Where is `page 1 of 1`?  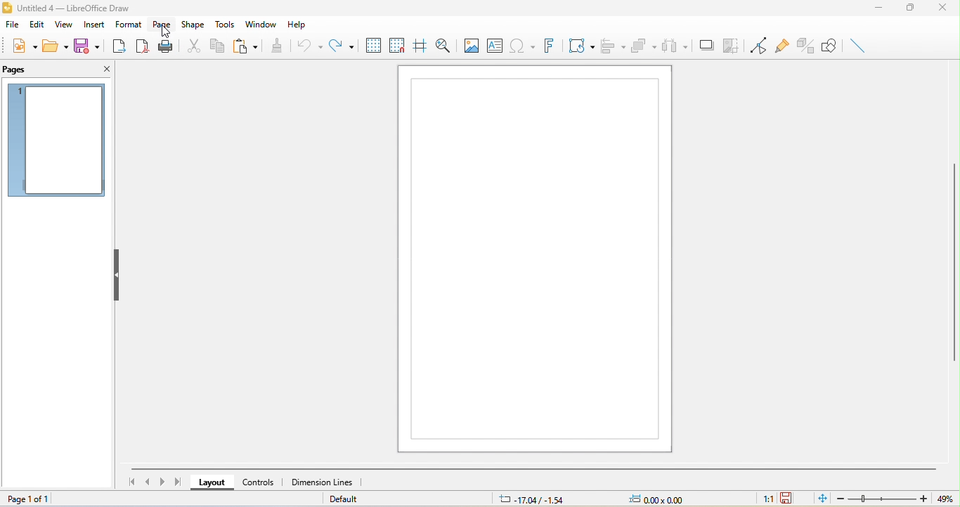 page 1 of 1 is located at coordinates (35, 499).